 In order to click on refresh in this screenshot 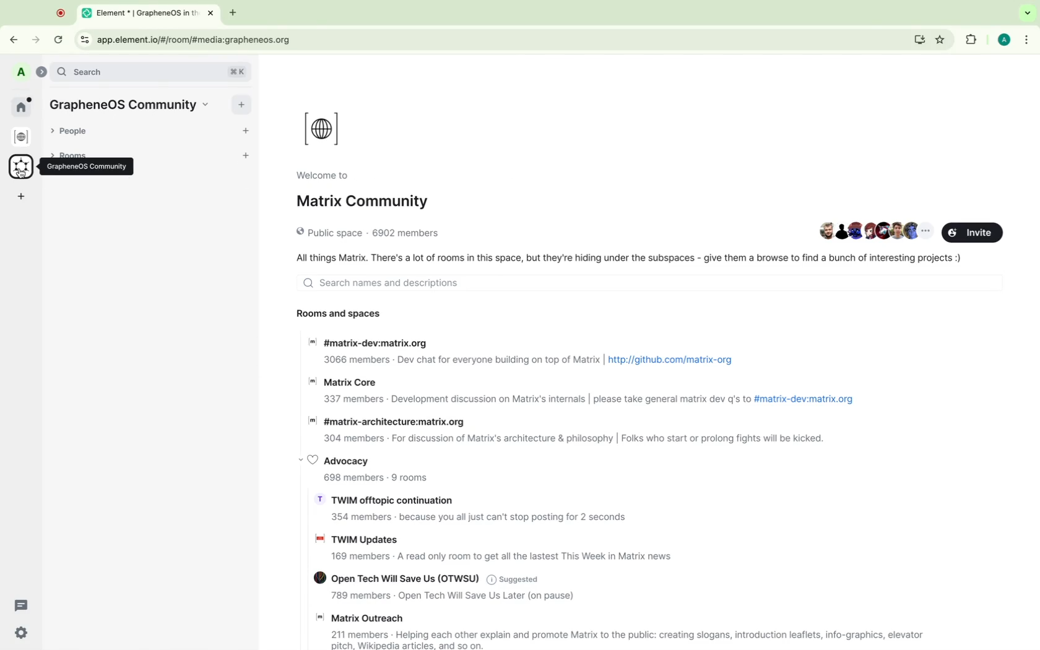, I will do `click(59, 40)`.